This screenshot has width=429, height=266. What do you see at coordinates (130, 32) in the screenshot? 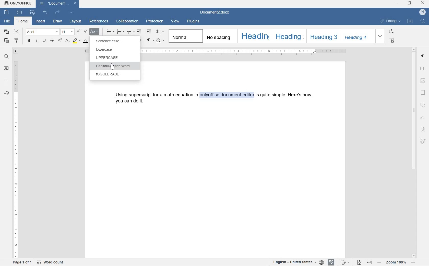
I see `multilevel list` at bounding box center [130, 32].